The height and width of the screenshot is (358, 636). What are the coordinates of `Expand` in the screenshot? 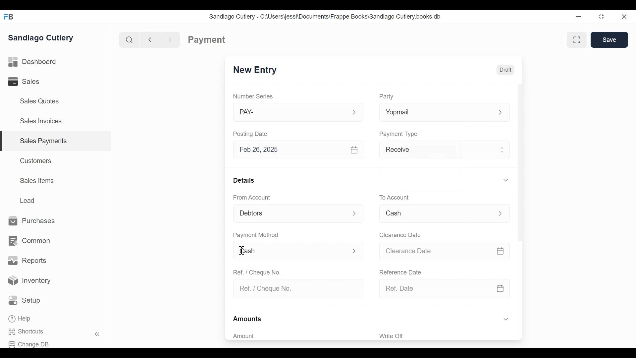 It's located at (500, 113).